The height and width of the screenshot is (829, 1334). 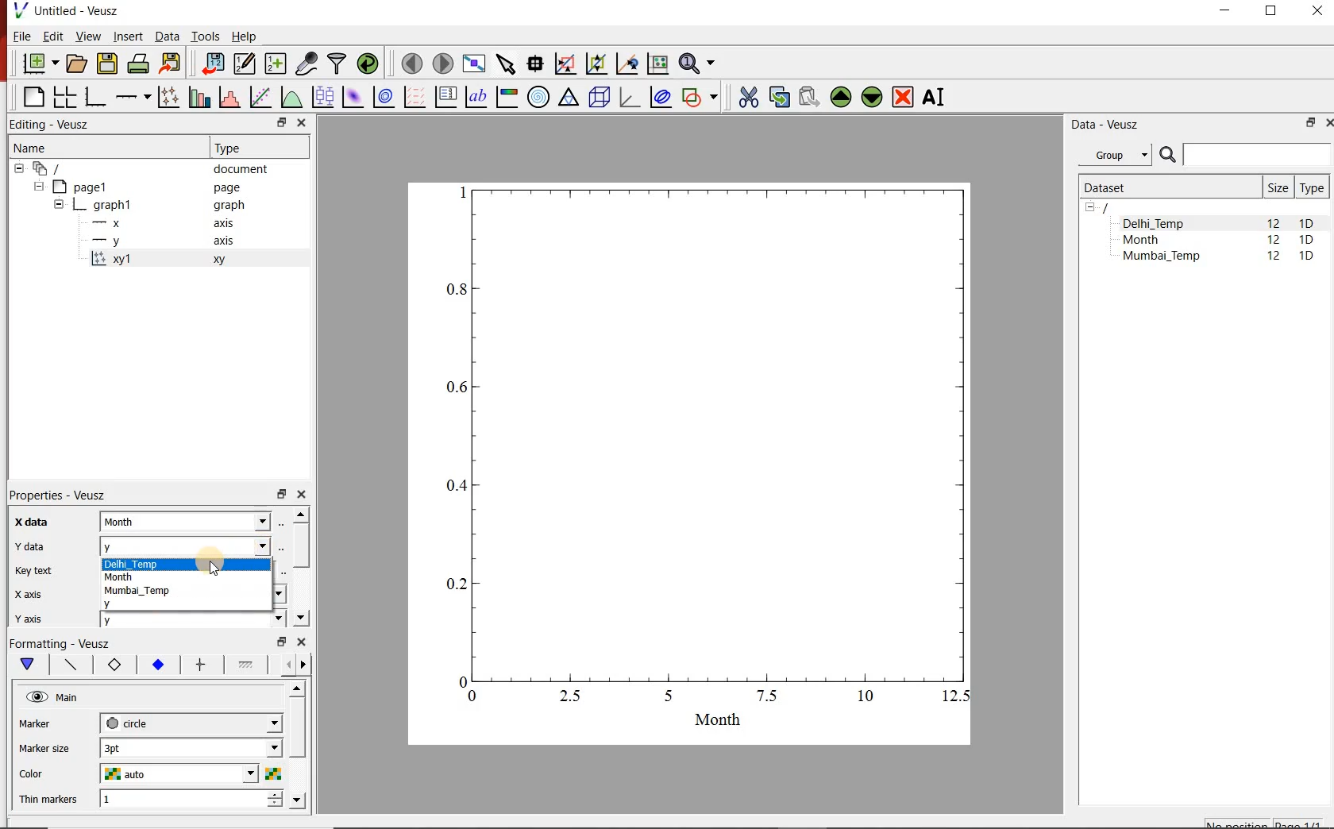 I want to click on plot a 2d dataset as contours, so click(x=384, y=98).